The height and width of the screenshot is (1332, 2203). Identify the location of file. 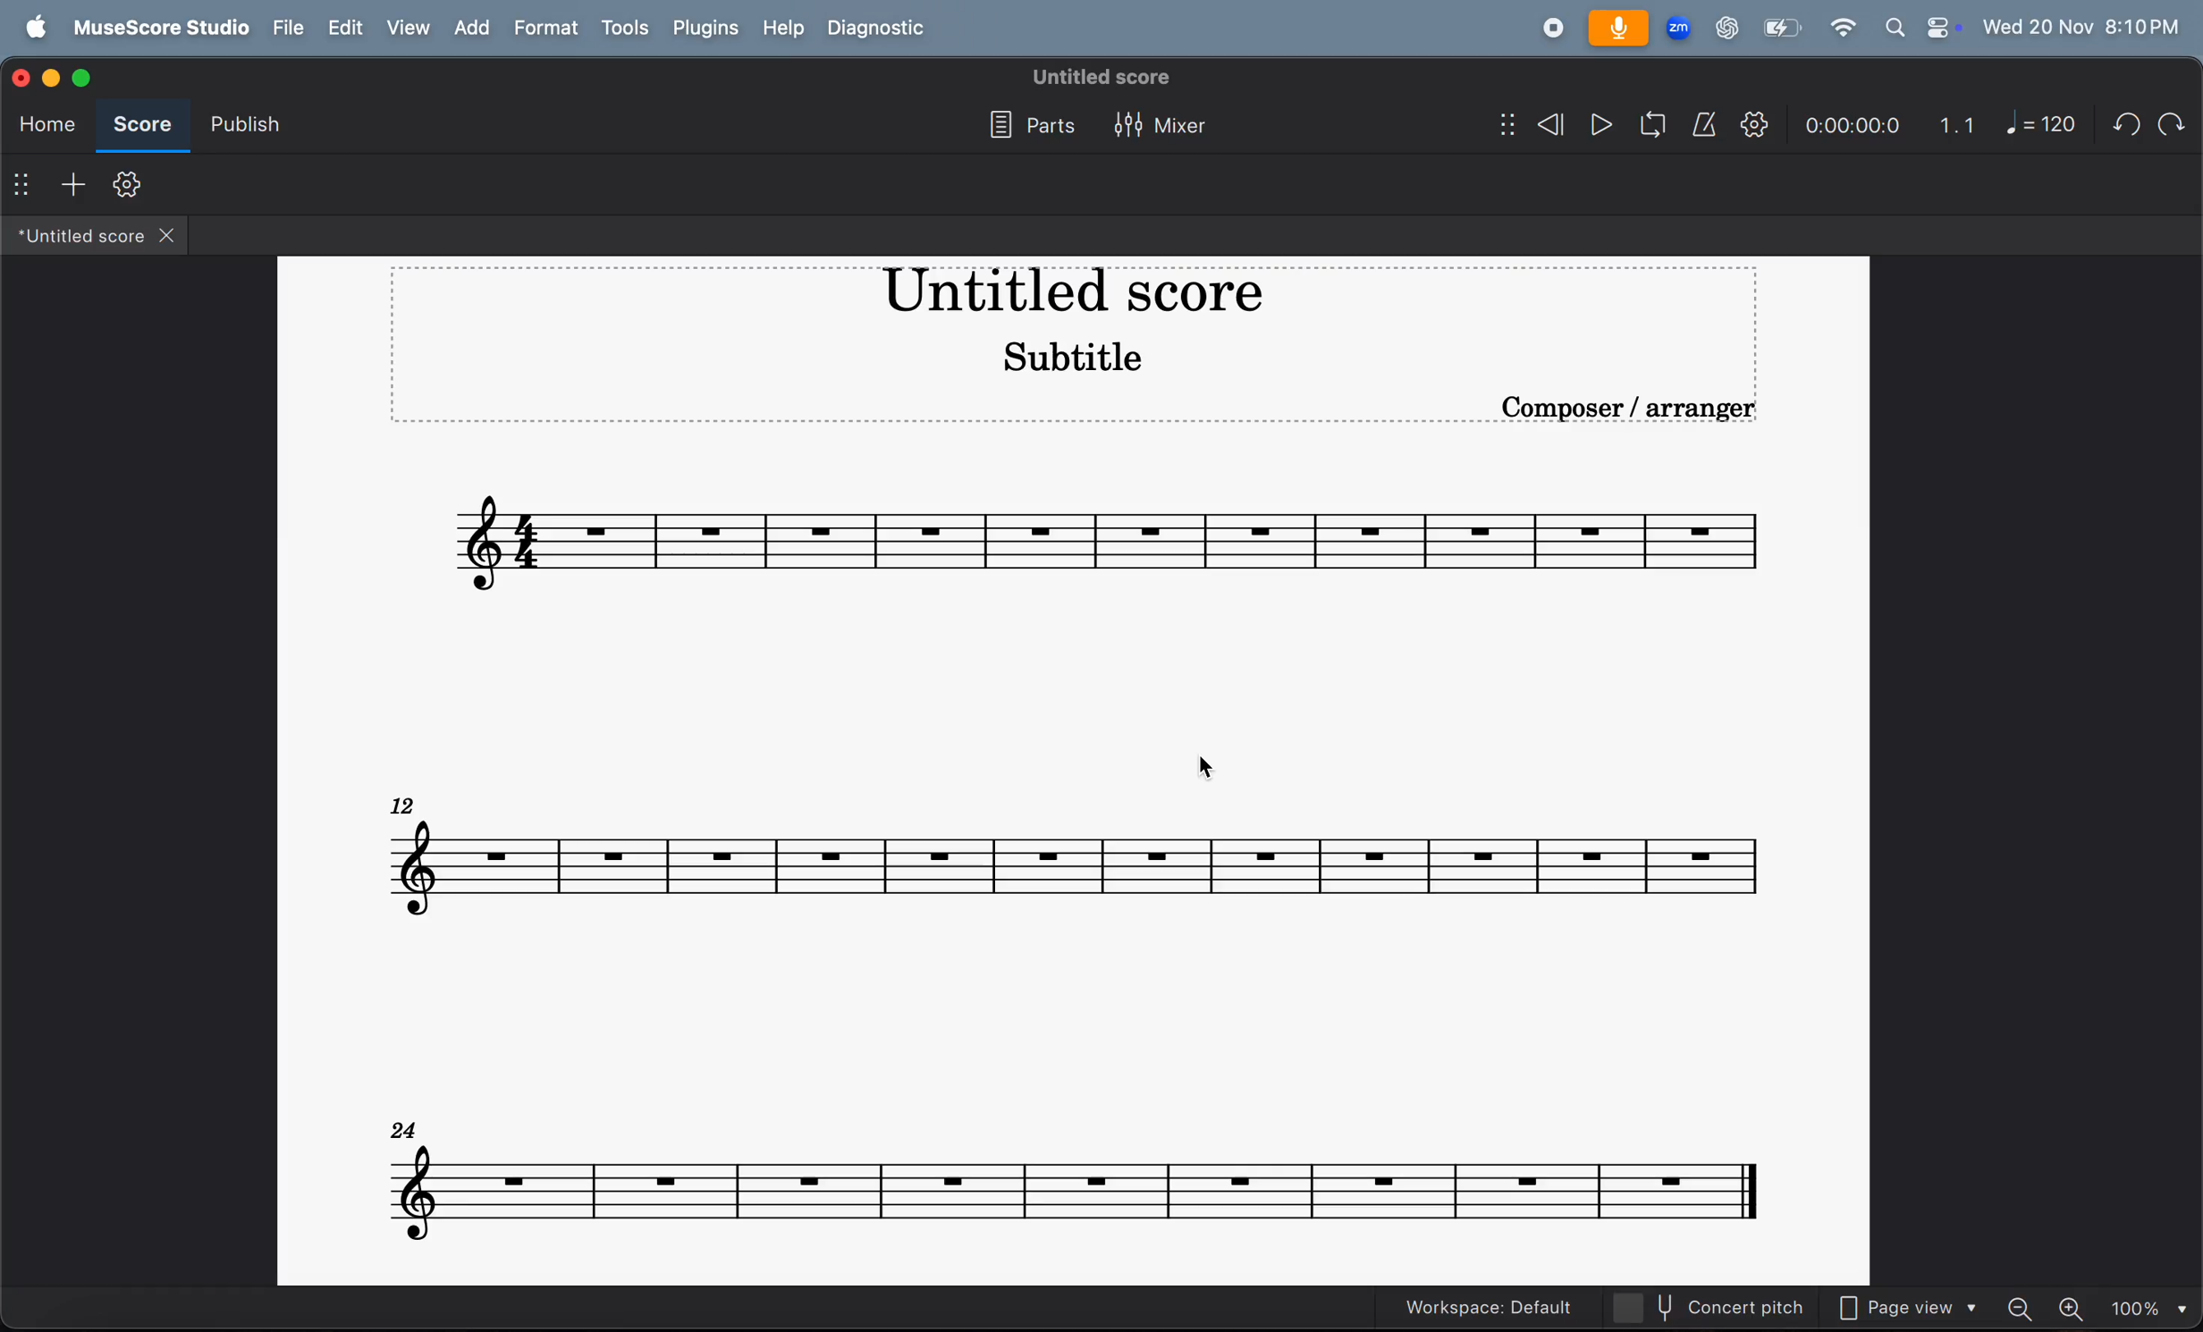
(287, 29).